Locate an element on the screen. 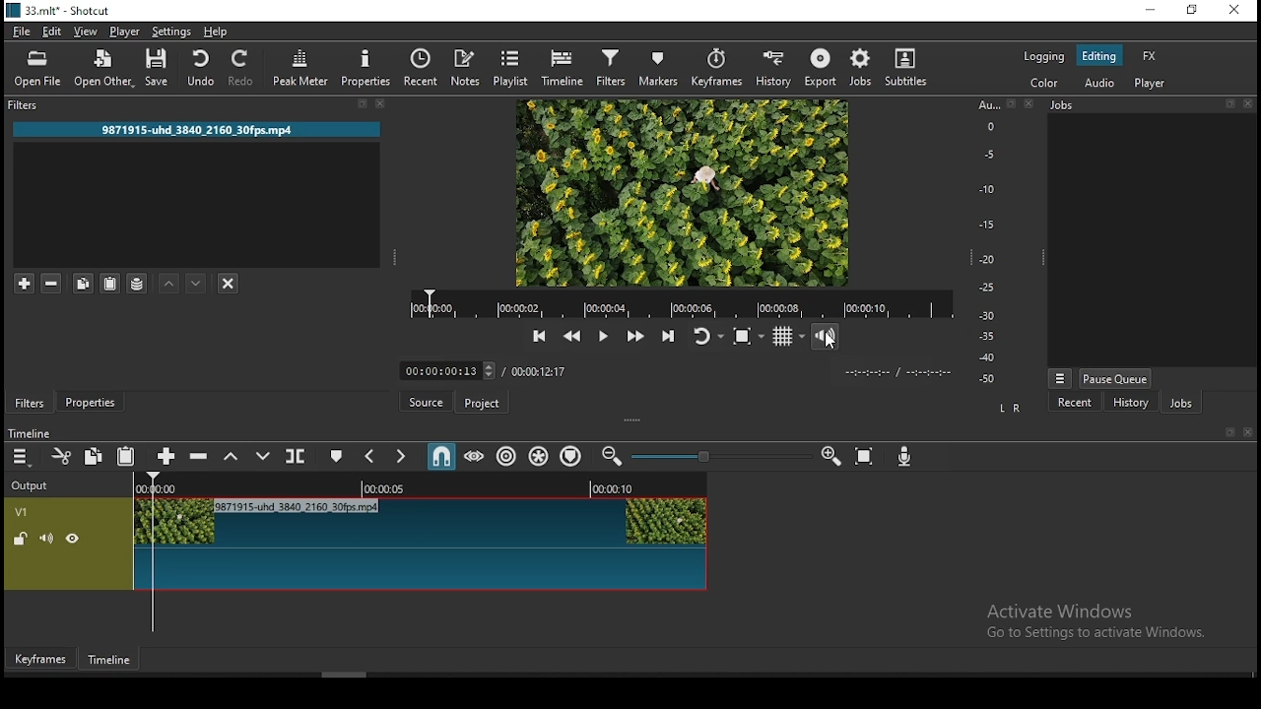  toggle zoom is located at coordinates (747, 339).